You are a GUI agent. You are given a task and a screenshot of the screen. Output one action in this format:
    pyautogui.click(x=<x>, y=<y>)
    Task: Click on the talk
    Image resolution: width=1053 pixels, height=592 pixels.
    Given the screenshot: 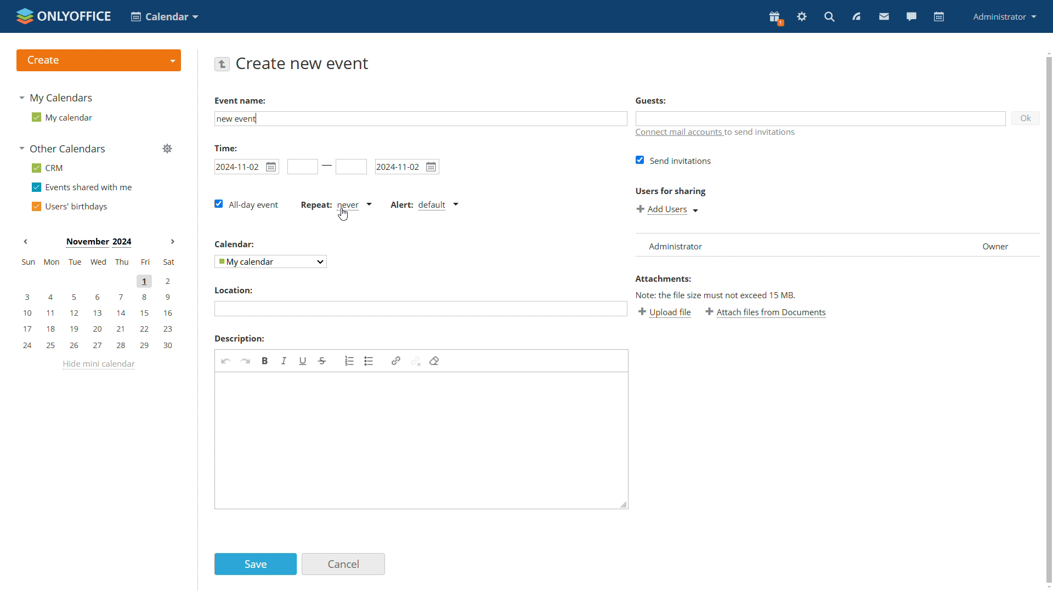 What is the action you would take?
    pyautogui.click(x=912, y=18)
    